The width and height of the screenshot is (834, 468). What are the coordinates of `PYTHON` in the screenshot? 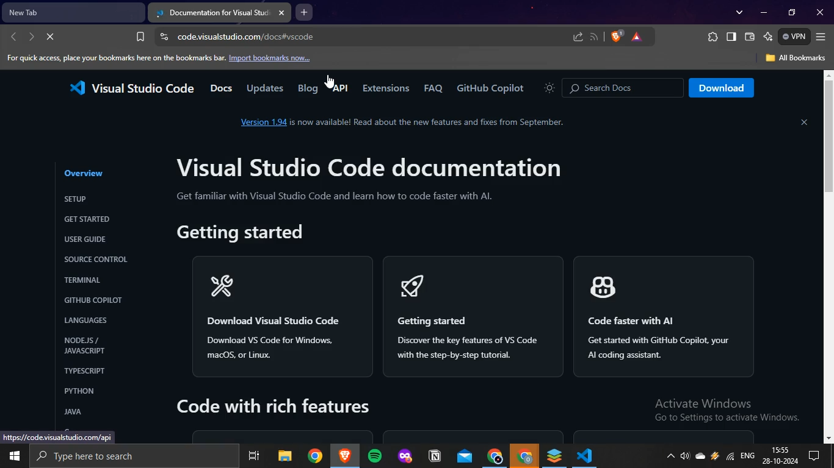 It's located at (80, 391).